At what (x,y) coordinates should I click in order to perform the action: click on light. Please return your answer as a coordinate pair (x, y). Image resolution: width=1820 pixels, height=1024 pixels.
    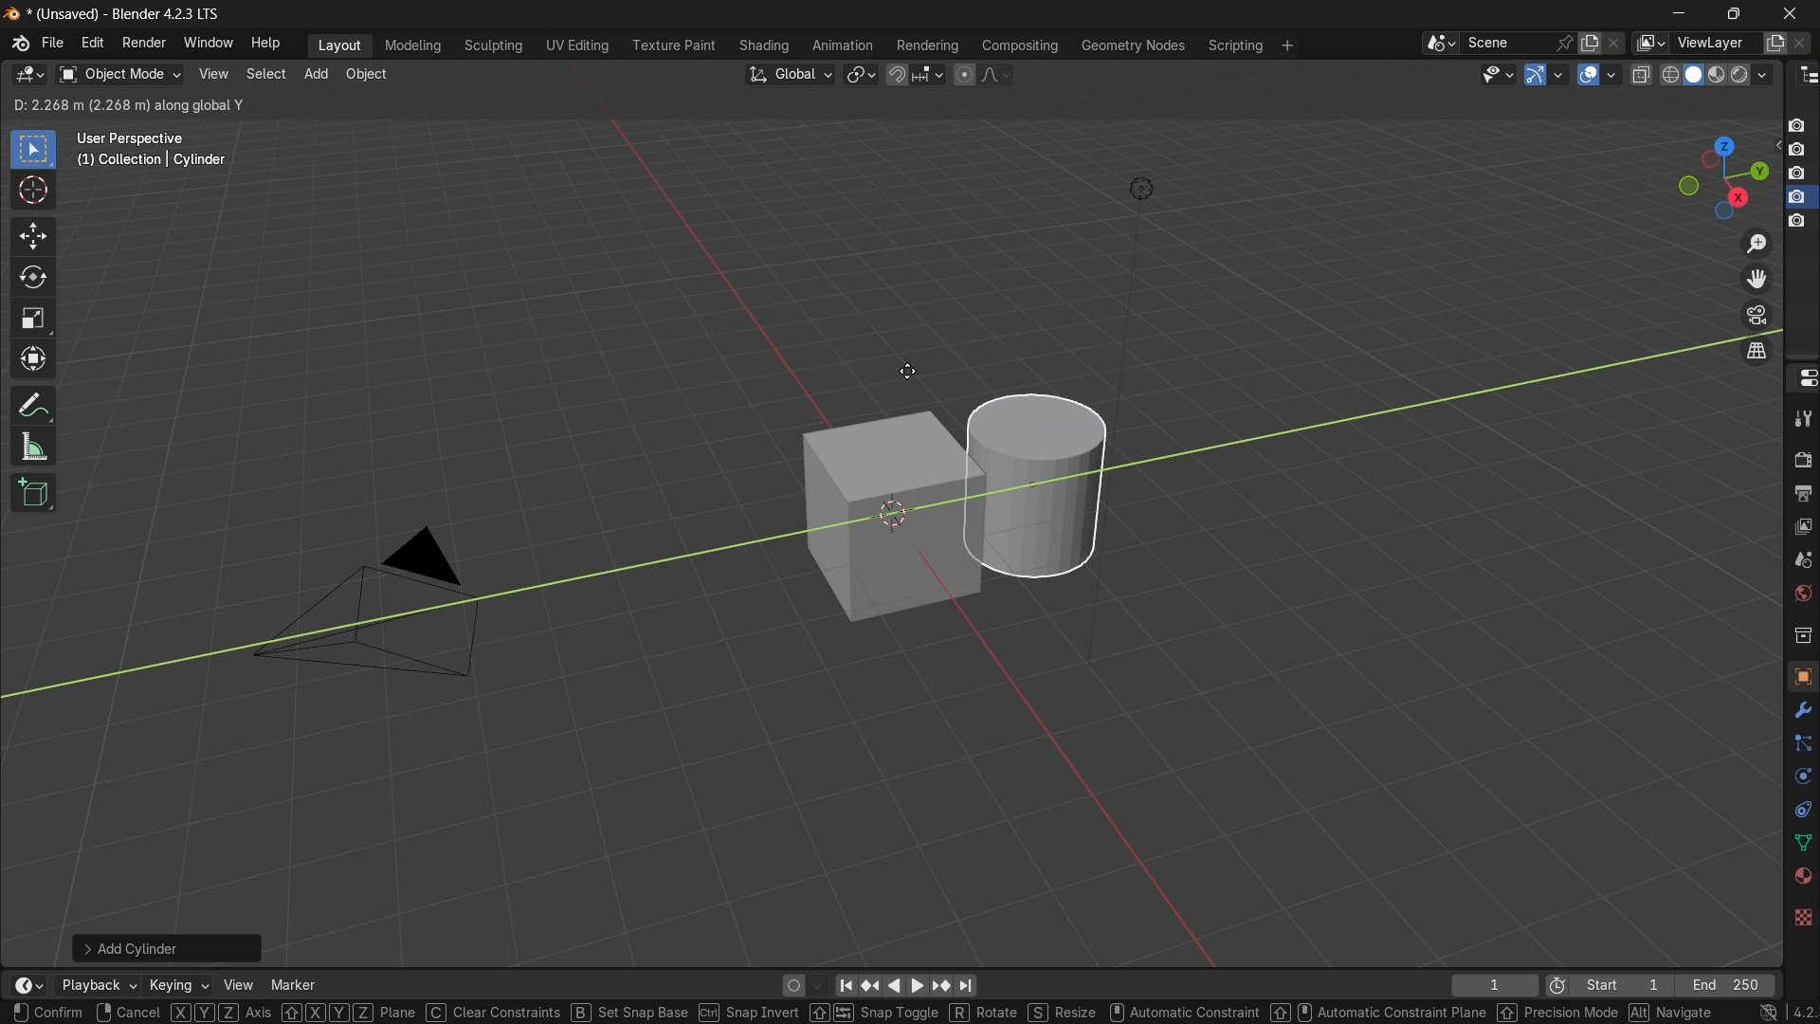
    Looking at the image, I should click on (1135, 192).